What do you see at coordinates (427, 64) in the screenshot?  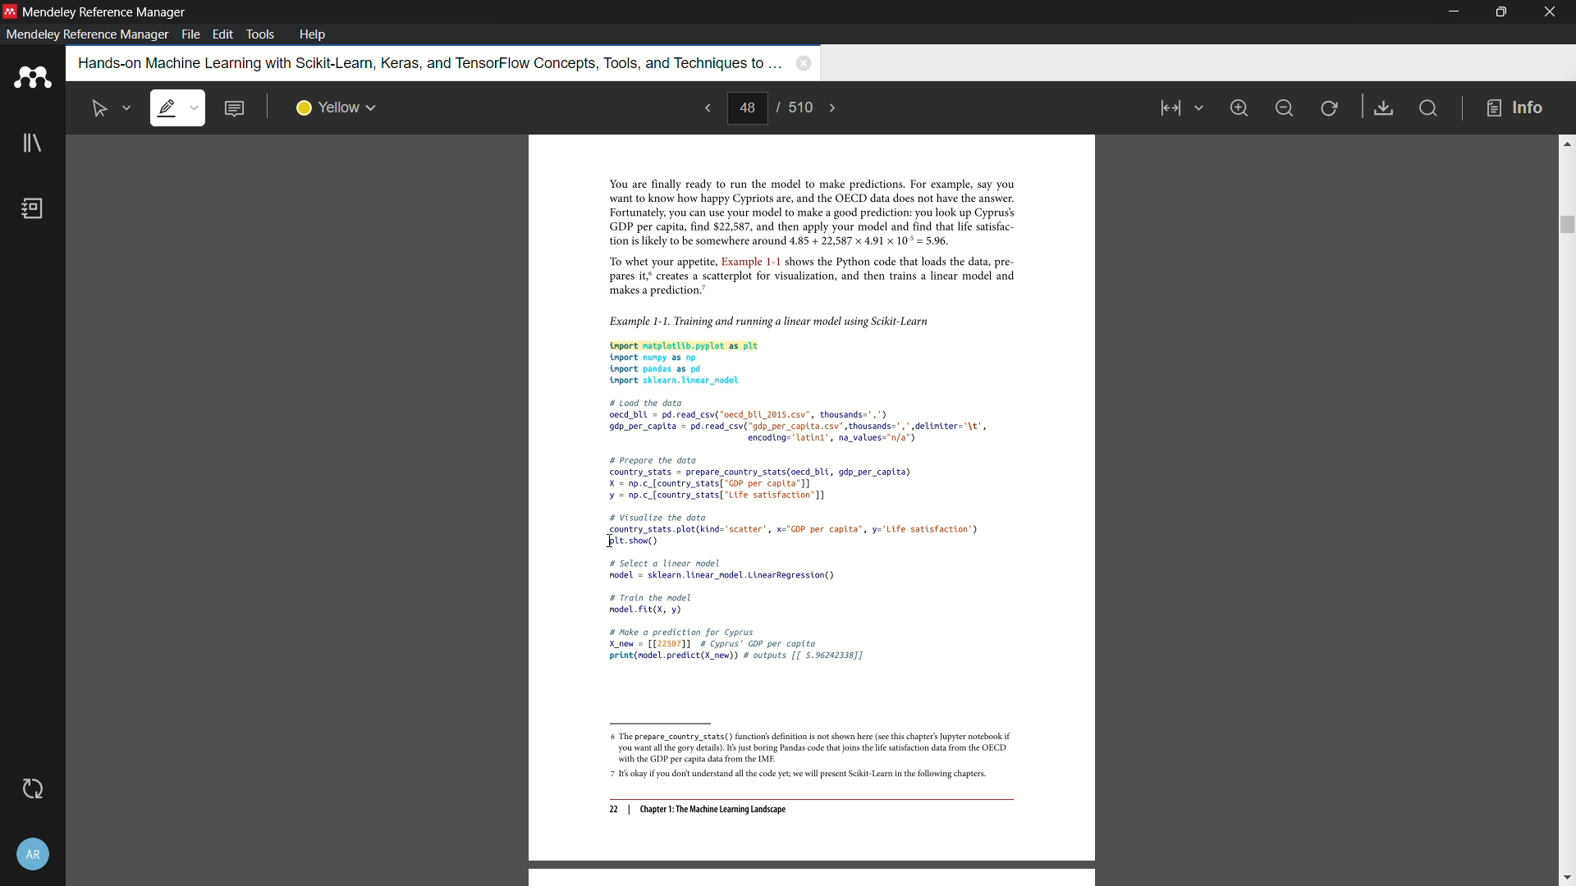 I see `book name` at bounding box center [427, 64].